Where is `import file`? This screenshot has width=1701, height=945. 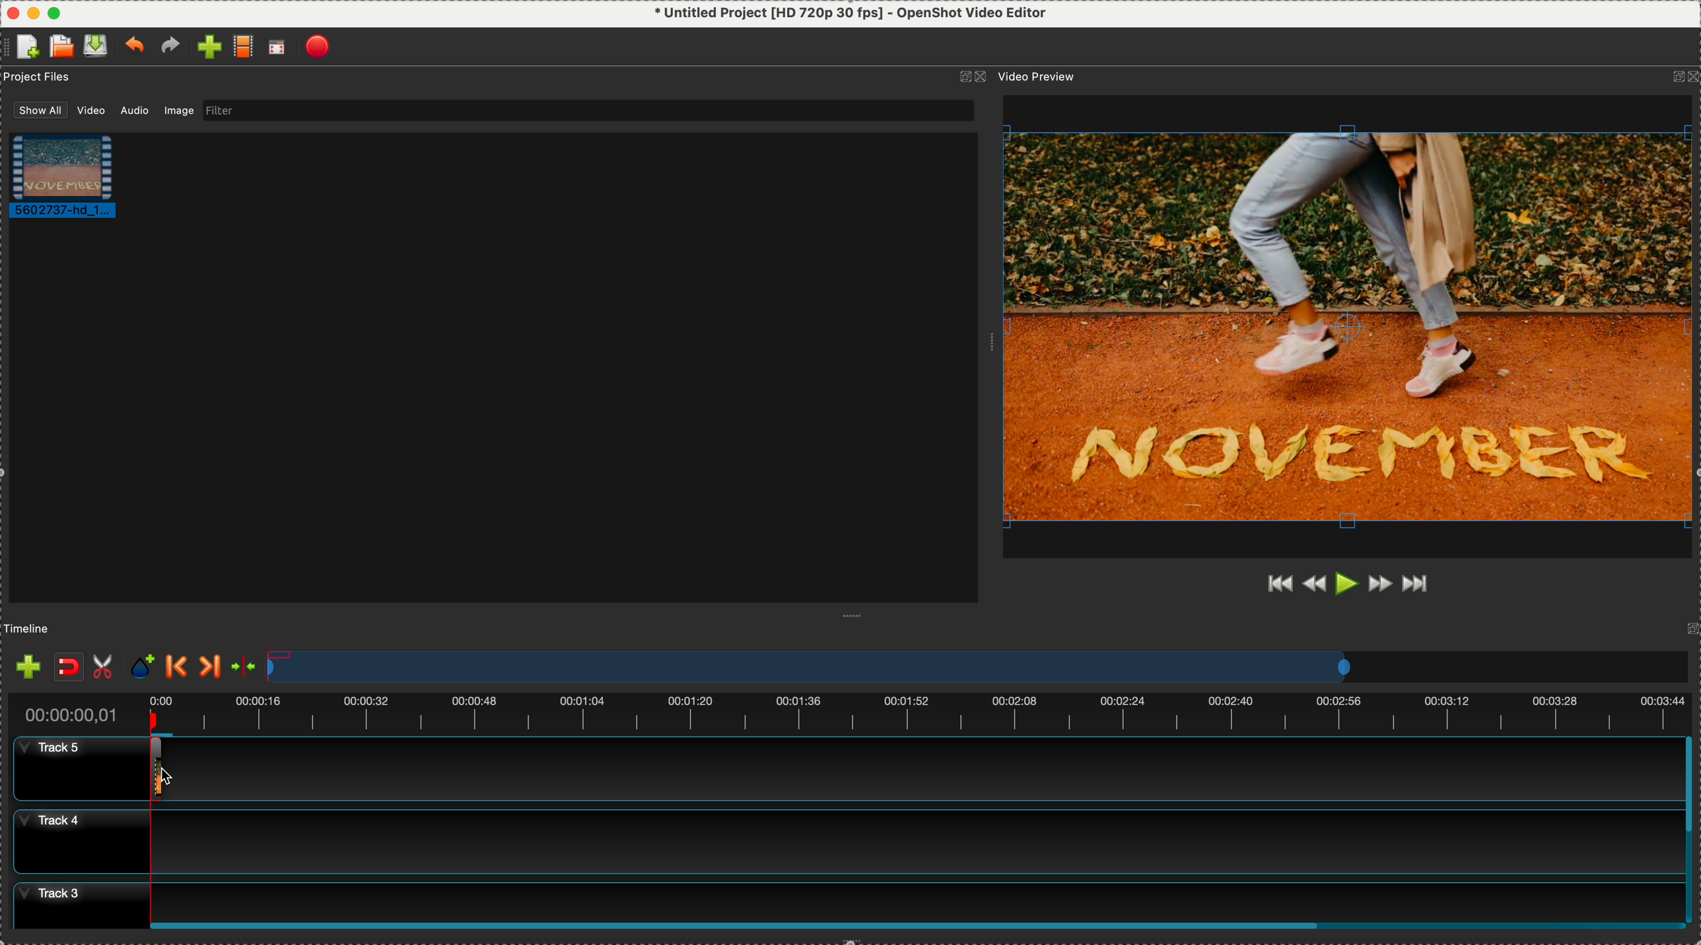 import file is located at coordinates (205, 47).